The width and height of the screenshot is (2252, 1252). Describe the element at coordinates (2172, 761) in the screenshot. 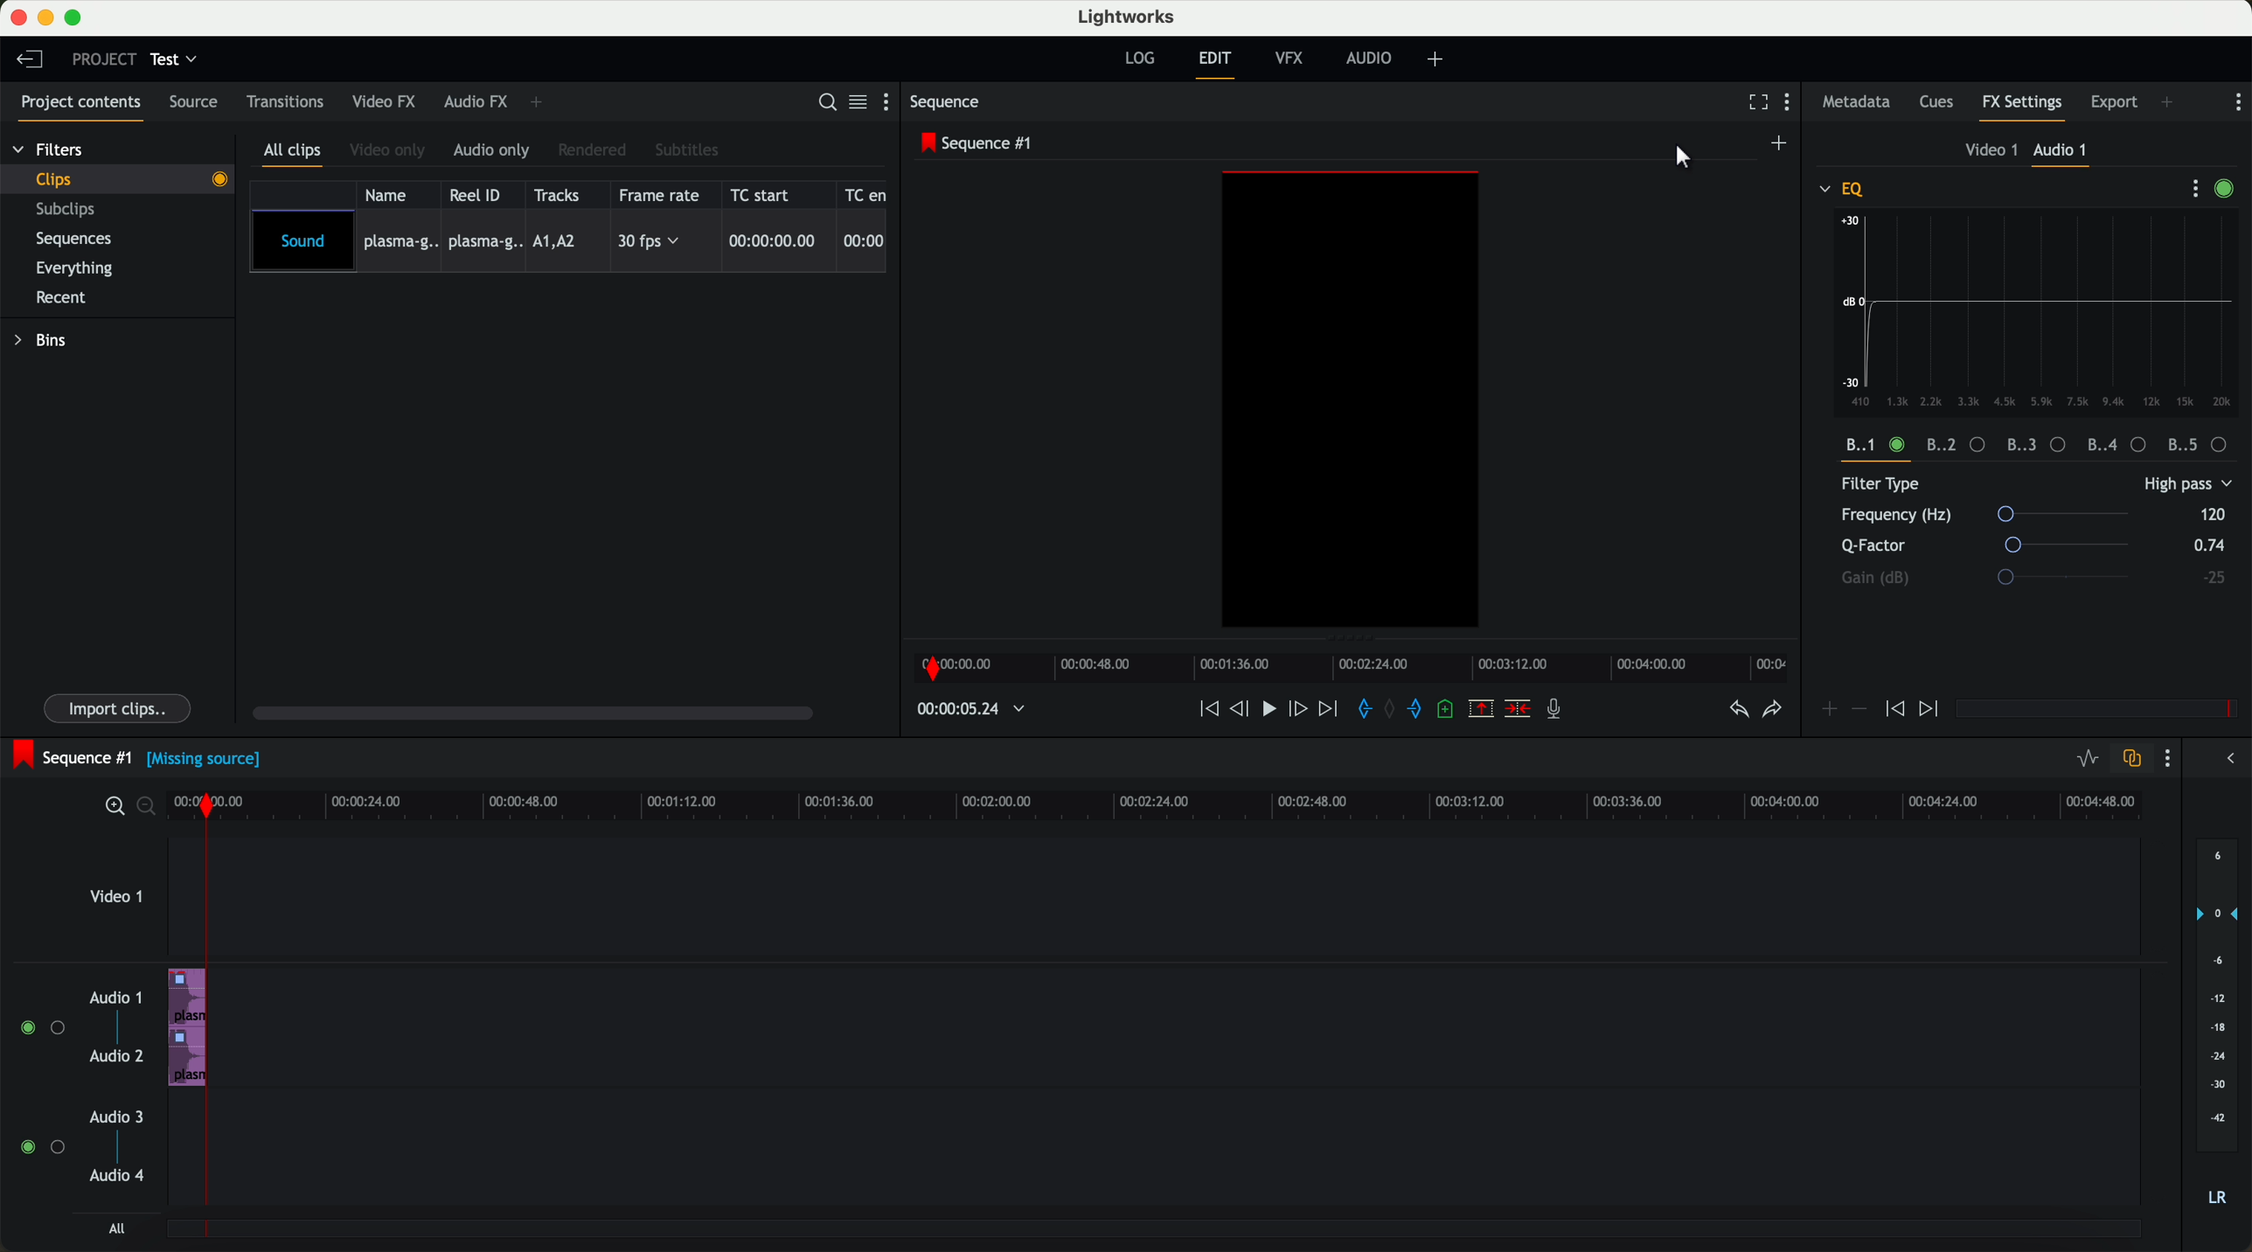

I see `show settings menu` at that location.